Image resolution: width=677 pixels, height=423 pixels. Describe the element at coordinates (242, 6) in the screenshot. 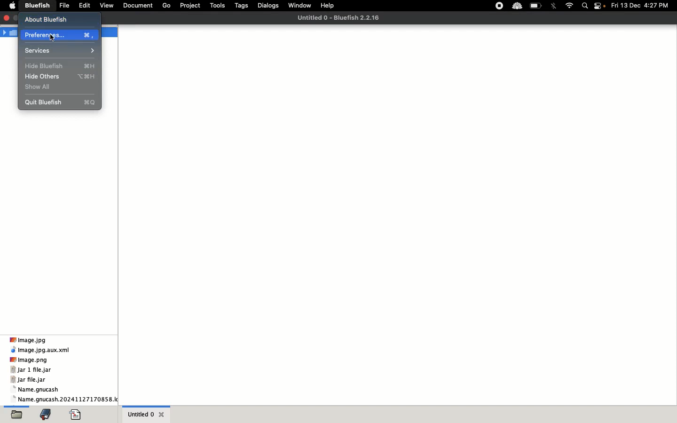

I see `Tags` at that location.